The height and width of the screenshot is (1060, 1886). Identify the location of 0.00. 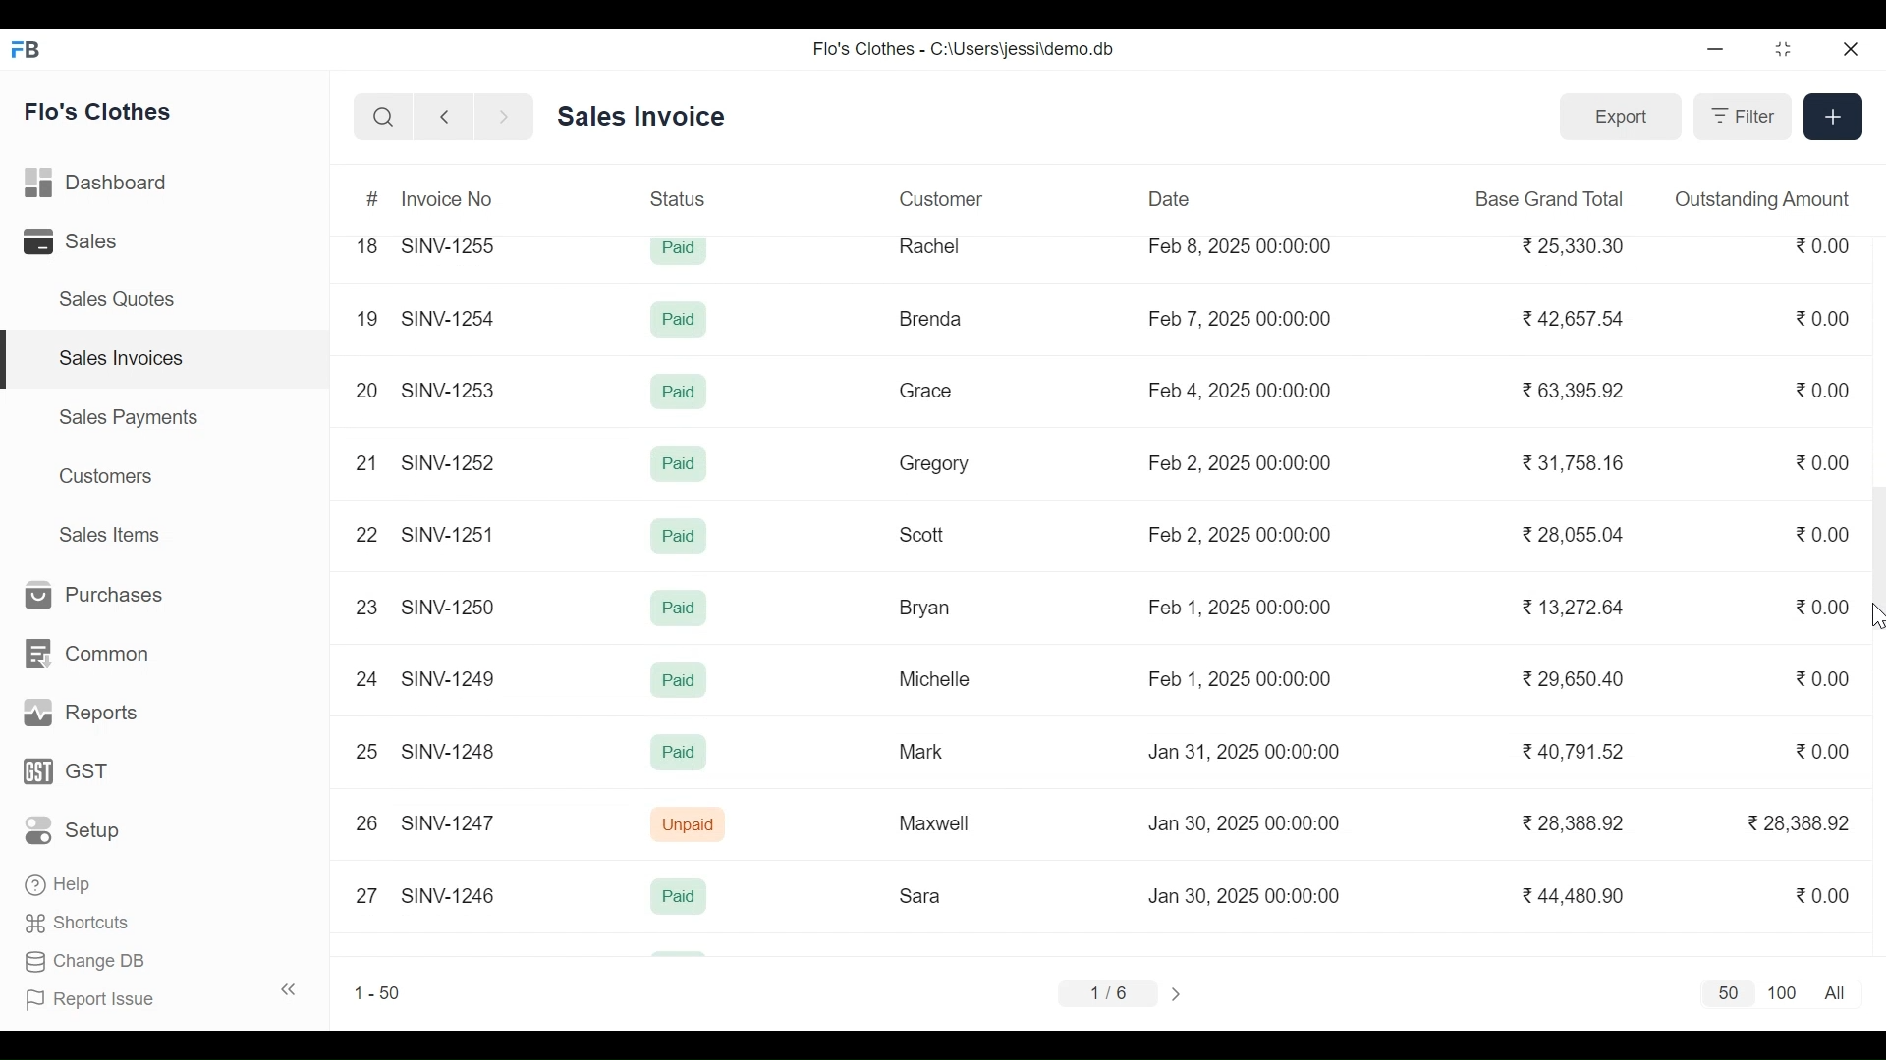
(1827, 751).